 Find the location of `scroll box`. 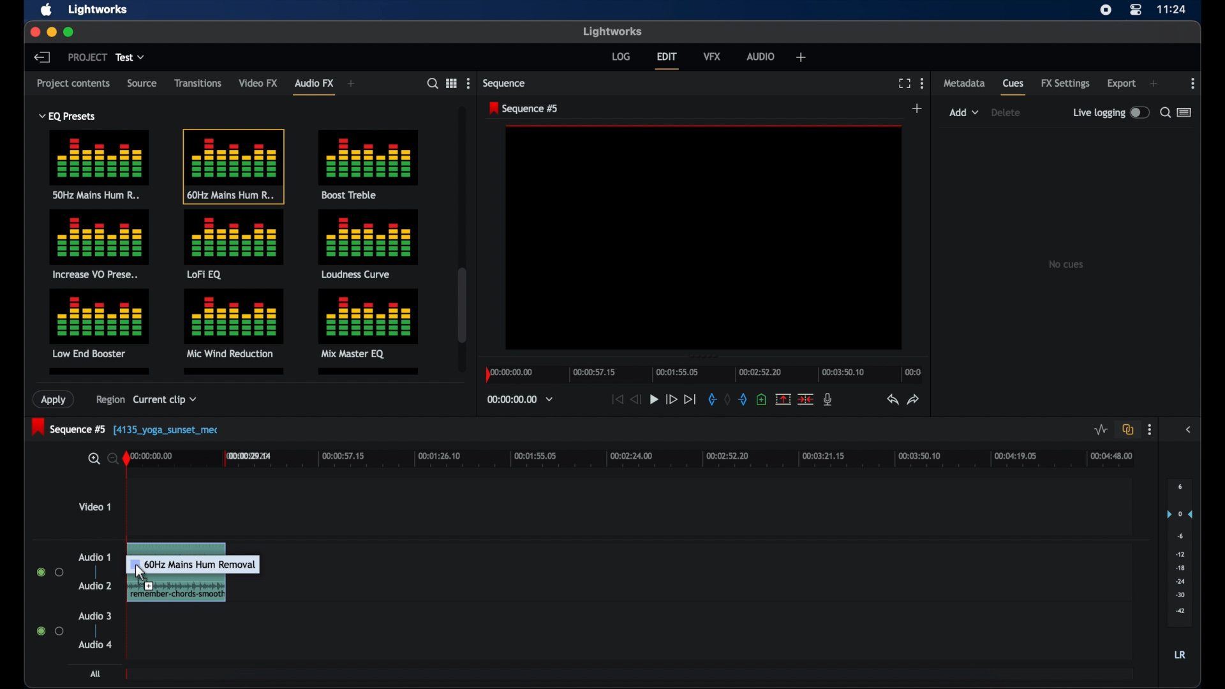

scroll box is located at coordinates (462, 305).